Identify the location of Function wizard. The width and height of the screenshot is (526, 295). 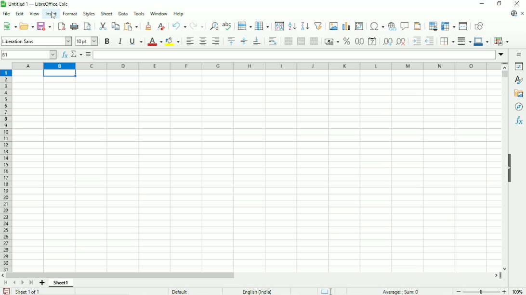
(64, 54).